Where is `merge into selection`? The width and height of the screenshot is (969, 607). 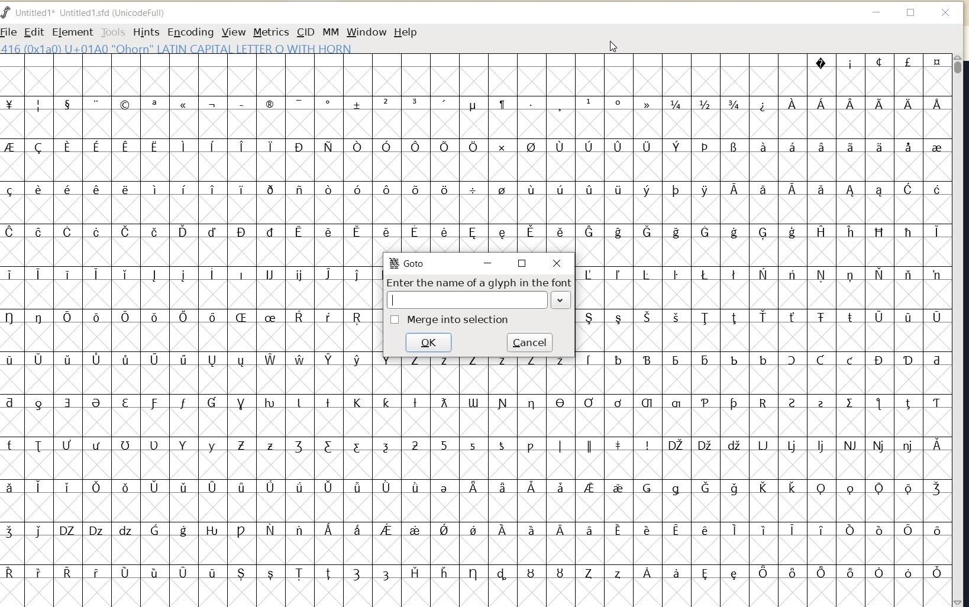 merge into selection is located at coordinates (452, 319).